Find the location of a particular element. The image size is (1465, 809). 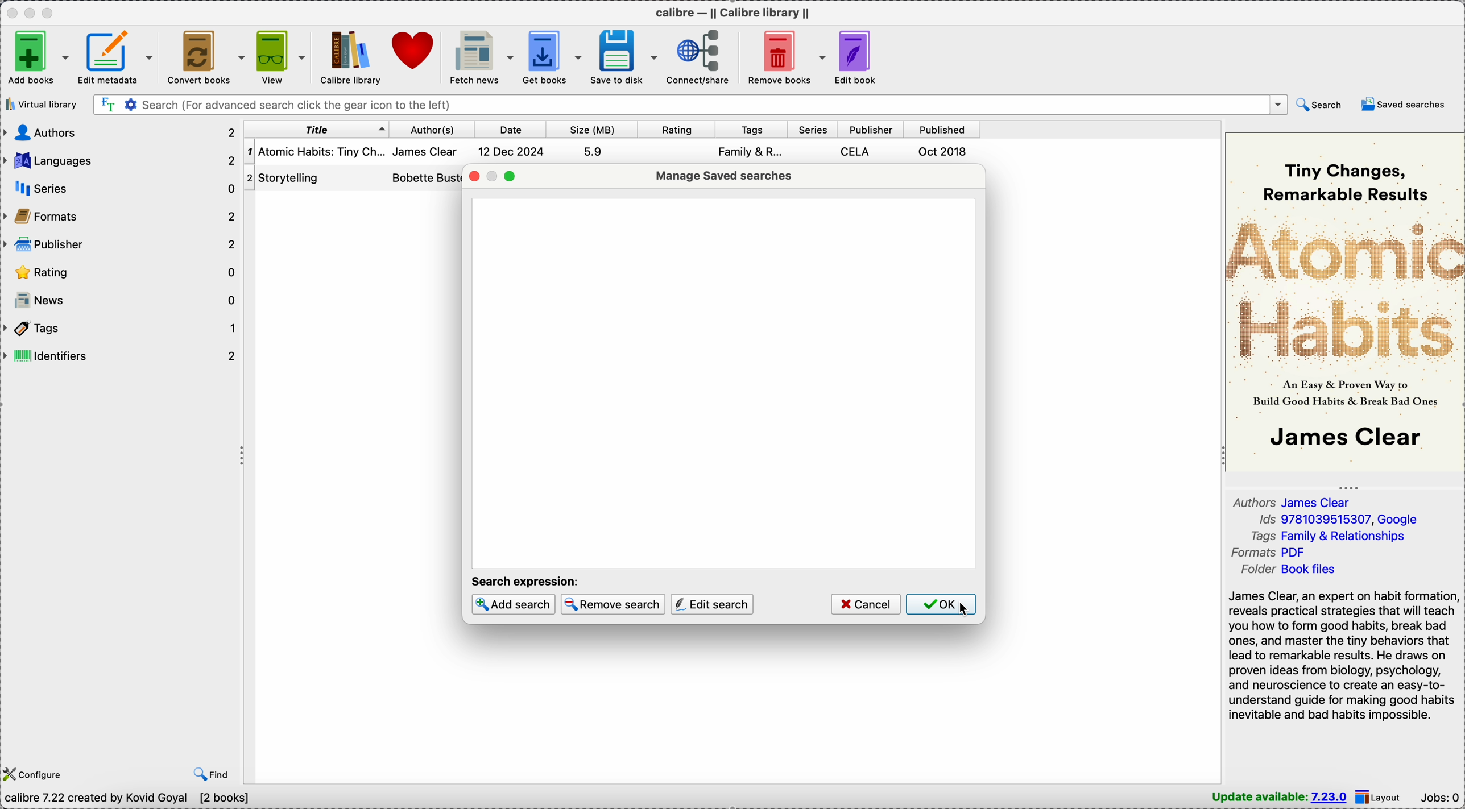

maximize is located at coordinates (510, 176).